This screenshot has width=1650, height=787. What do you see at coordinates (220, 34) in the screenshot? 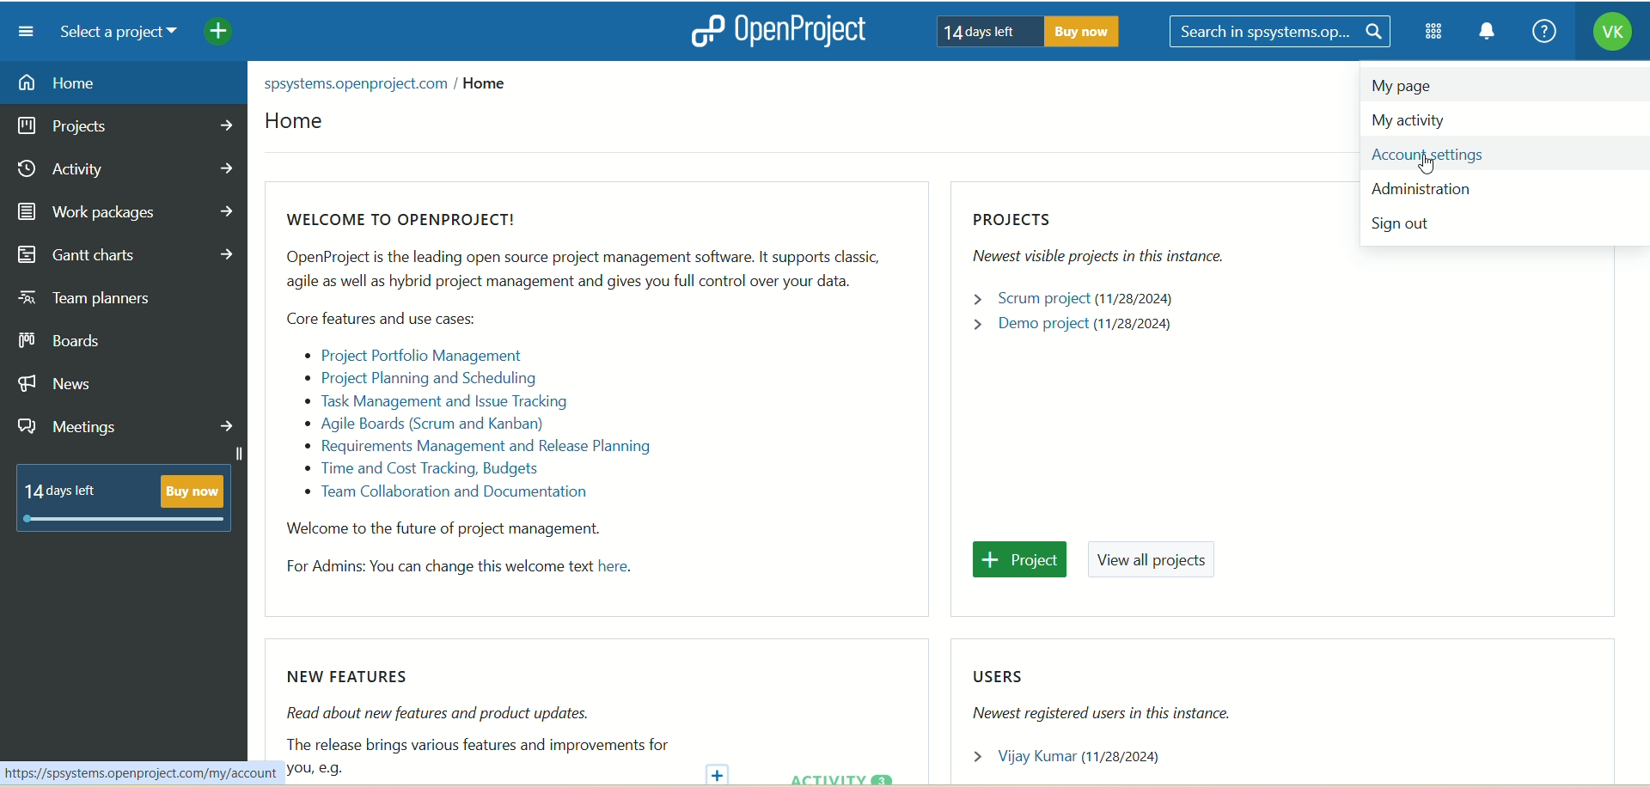
I see `add menu` at bounding box center [220, 34].